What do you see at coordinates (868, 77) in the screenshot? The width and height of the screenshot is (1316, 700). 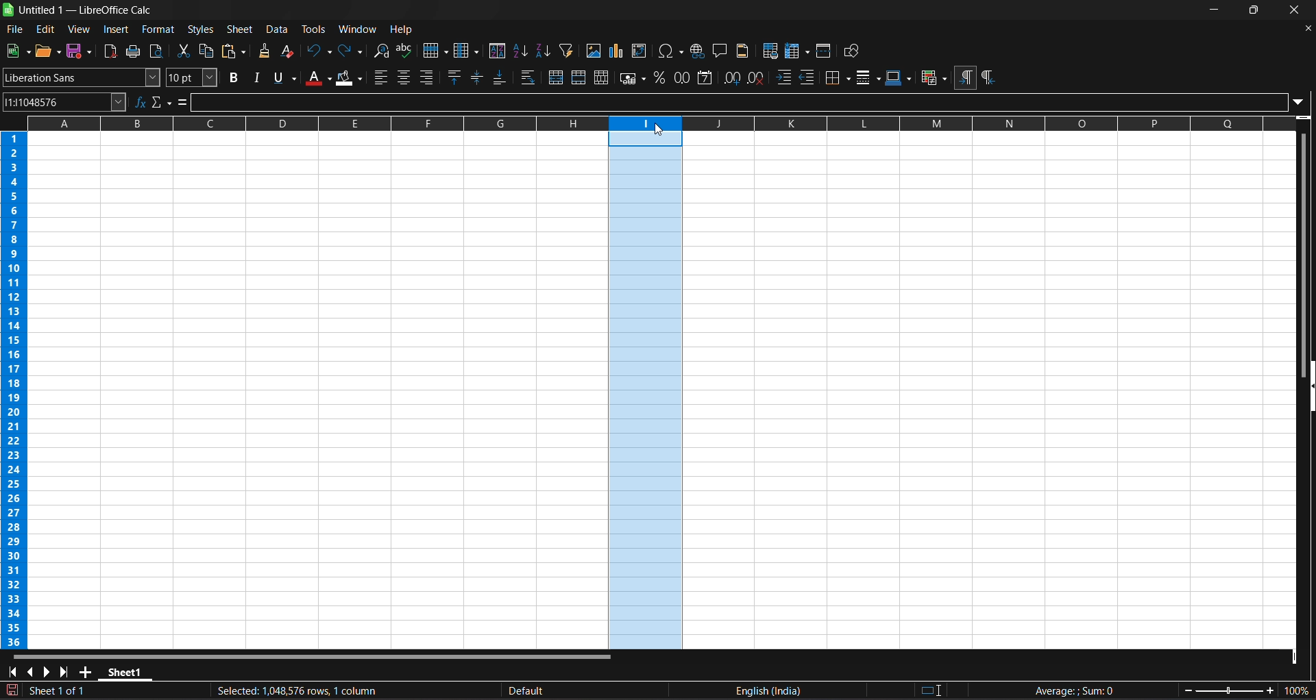 I see `border styles` at bounding box center [868, 77].